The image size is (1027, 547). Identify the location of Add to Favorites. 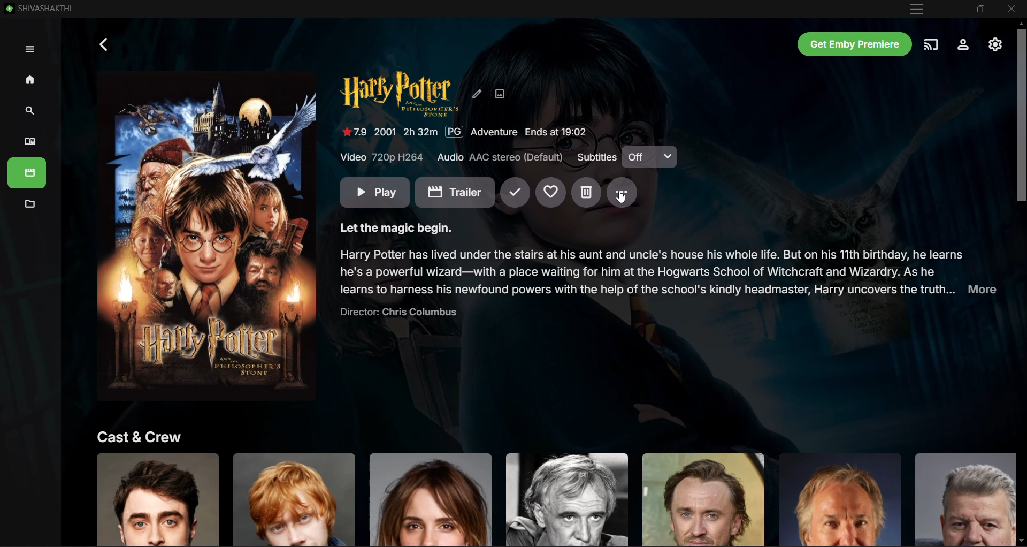
(550, 193).